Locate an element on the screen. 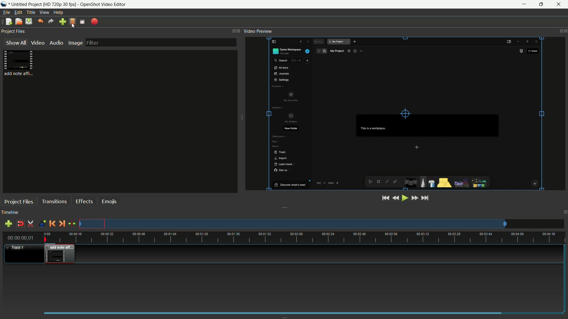 This screenshot has width=568, height=319. filter bar is located at coordinates (162, 42).